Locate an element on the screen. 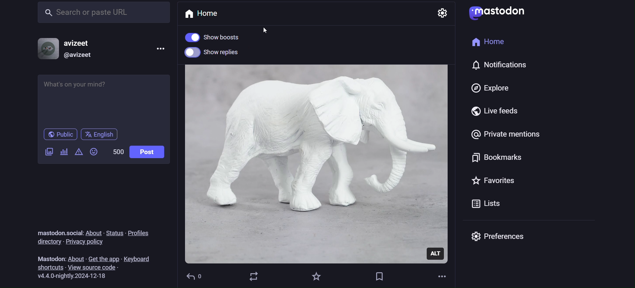 This screenshot has width=635, height=288. explore is located at coordinates (489, 88).